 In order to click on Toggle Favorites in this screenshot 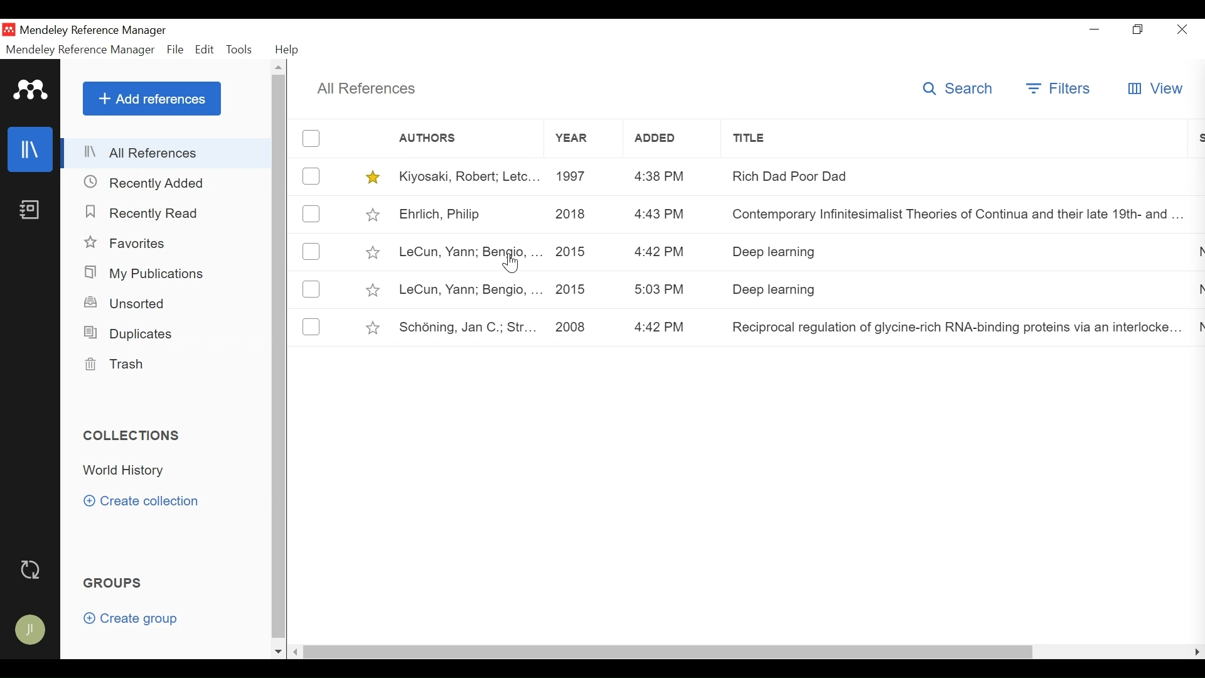, I will do `click(372, 252)`.